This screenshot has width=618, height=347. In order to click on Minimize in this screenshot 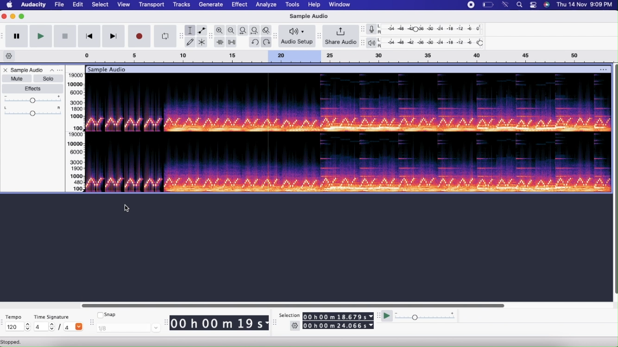, I will do `click(13, 17)`.